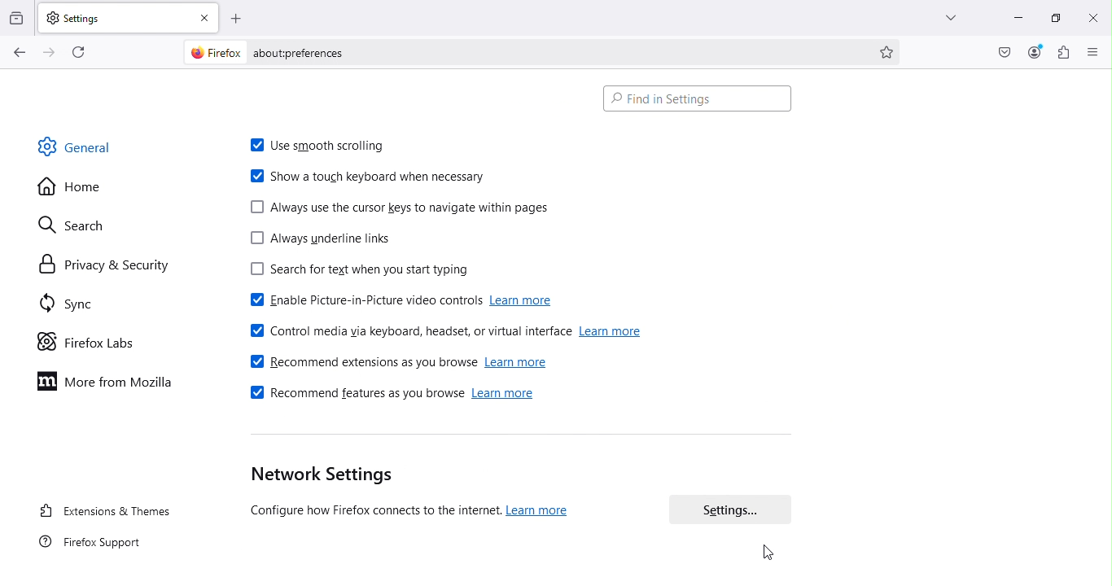 This screenshot has width=1112, height=586. I want to click on Scroll bar, so click(1105, 326).